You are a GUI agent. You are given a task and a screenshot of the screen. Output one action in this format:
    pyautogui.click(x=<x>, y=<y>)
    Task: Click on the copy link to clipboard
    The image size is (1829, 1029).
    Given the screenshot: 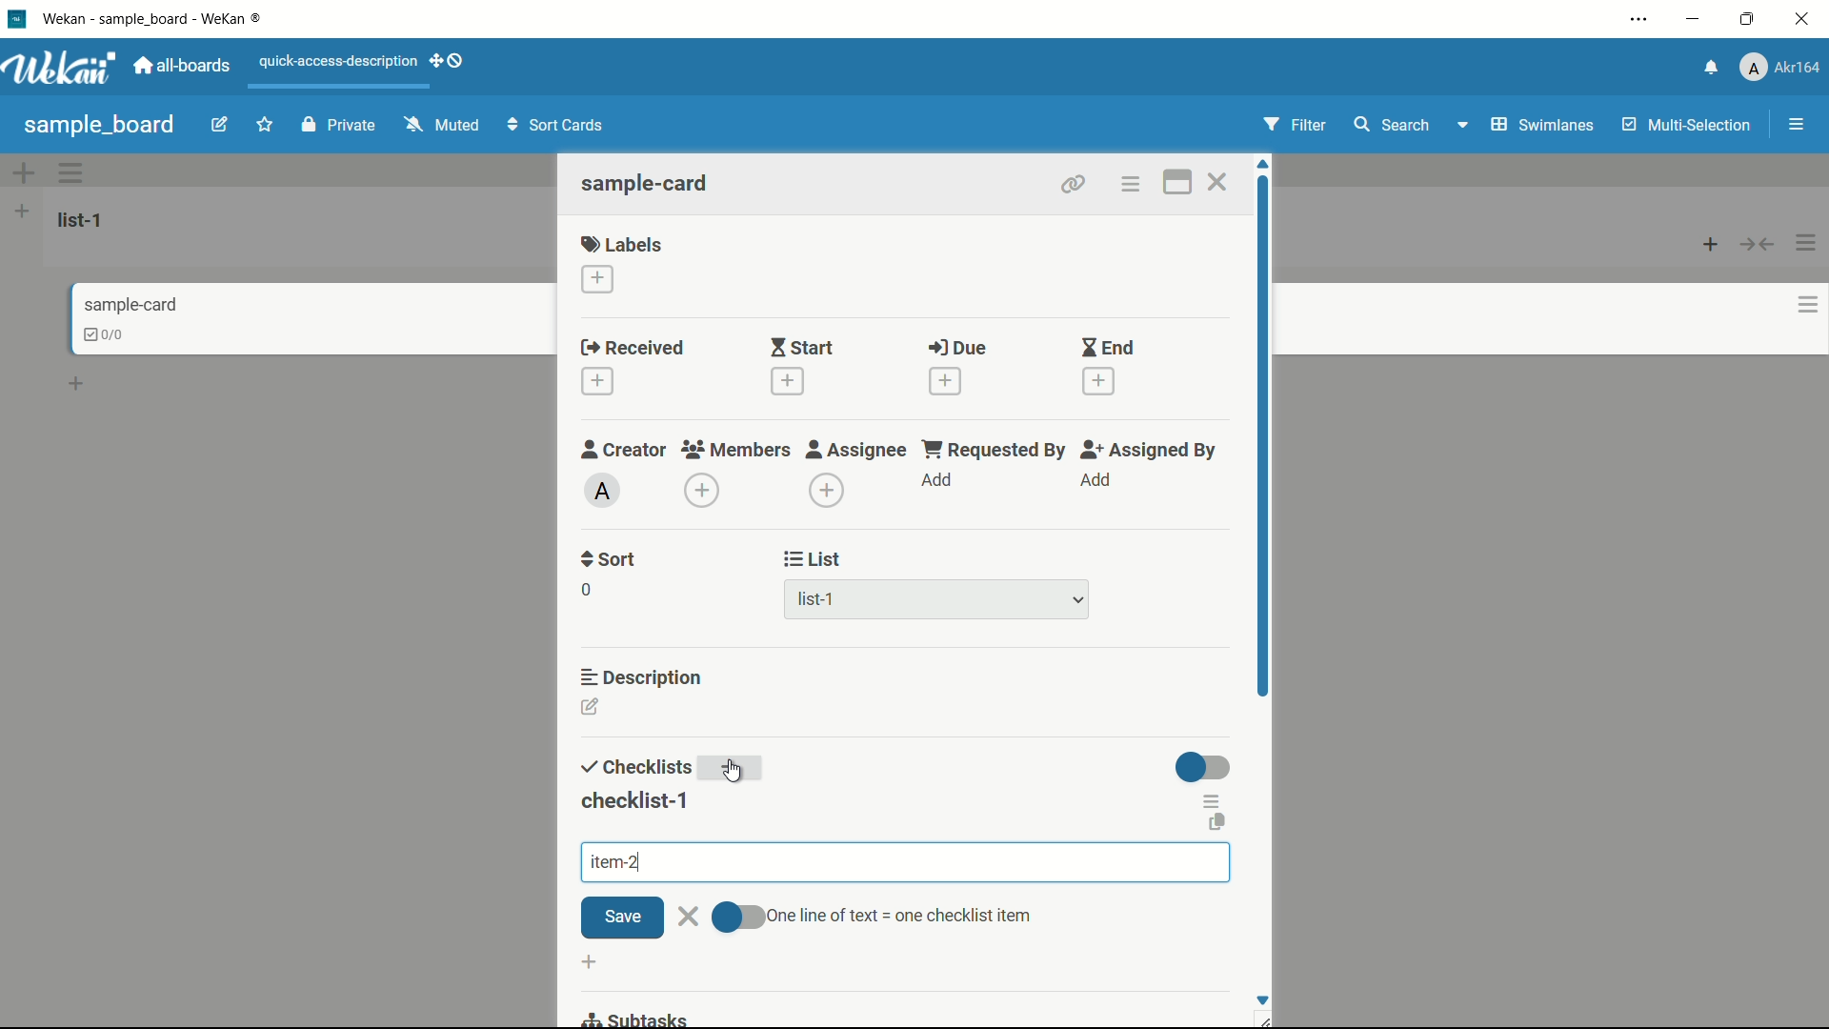 What is the action you would take?
    pyautogui.click(x=1071, y=184)
    